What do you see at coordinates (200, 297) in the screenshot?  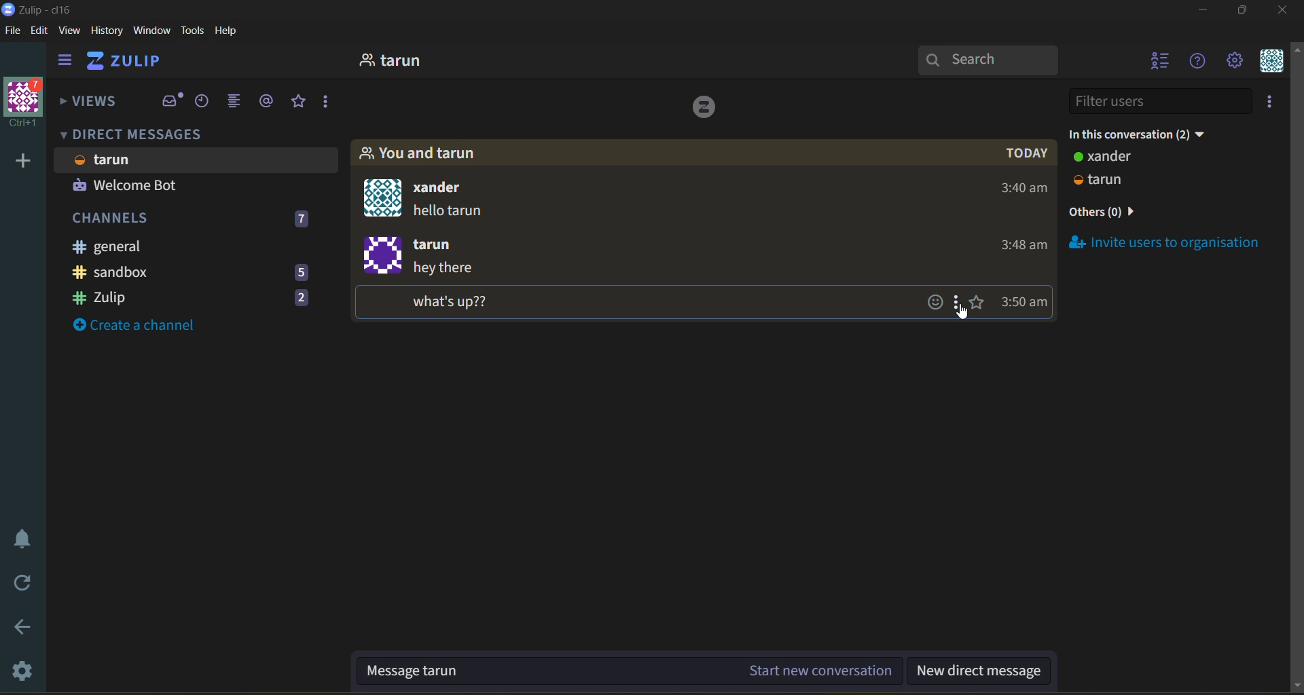 I see `zulip` at bounding box center [200, 297].